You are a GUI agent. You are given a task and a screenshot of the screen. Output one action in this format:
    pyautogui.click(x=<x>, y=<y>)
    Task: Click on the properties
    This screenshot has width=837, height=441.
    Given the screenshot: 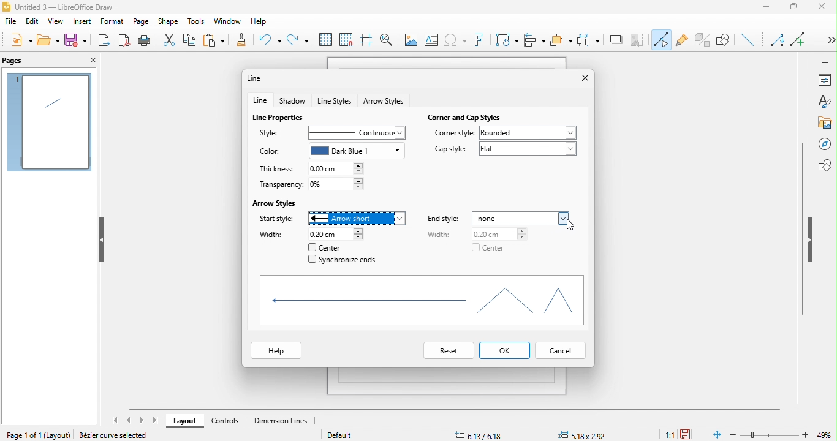 What is the action you would take?
    pyautogui.click(x=825, y=80)
    